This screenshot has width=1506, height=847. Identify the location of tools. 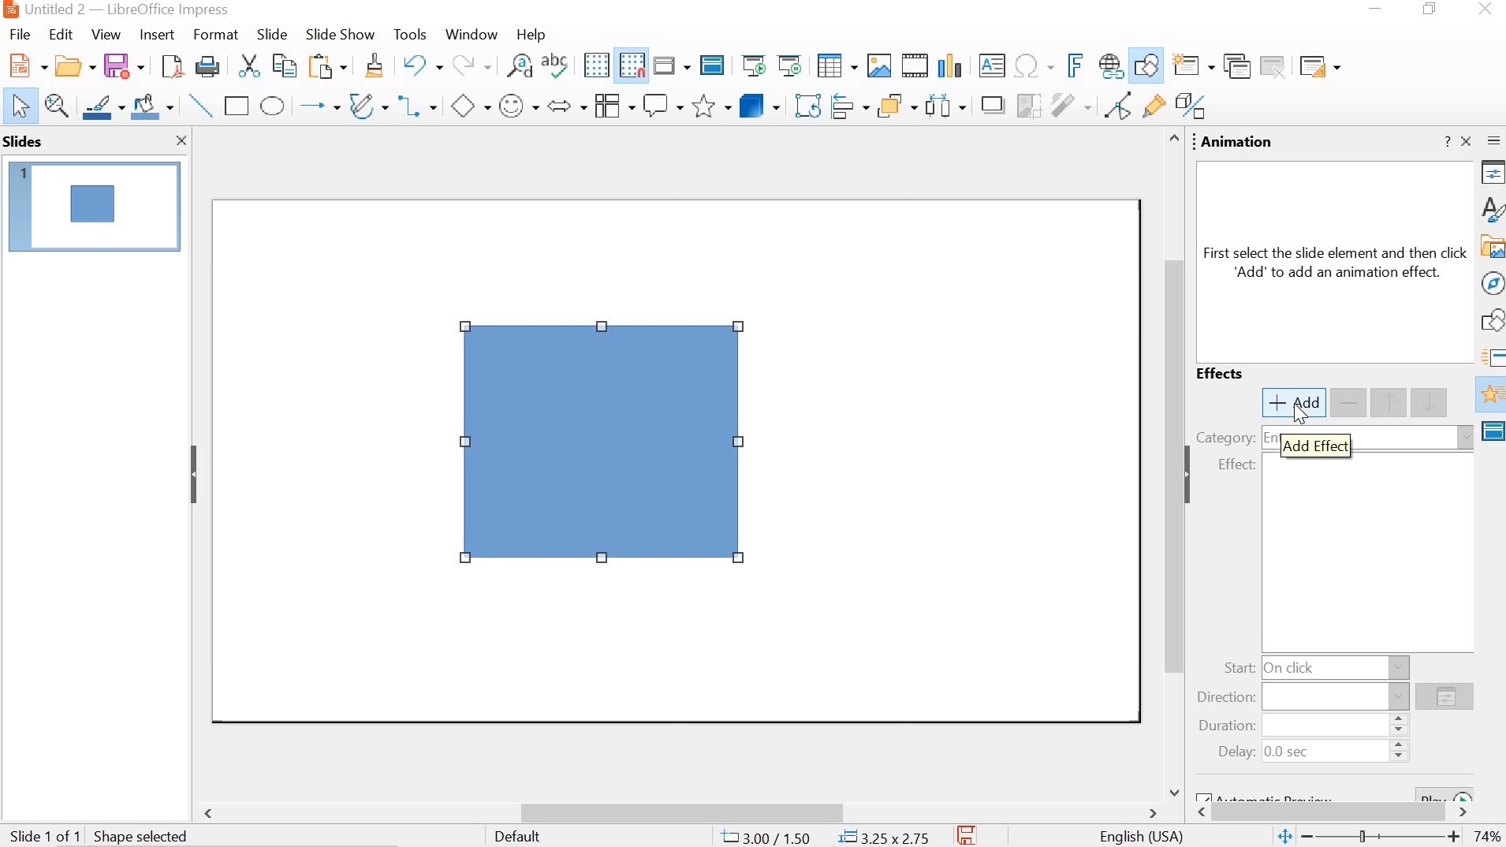
(412, 33).